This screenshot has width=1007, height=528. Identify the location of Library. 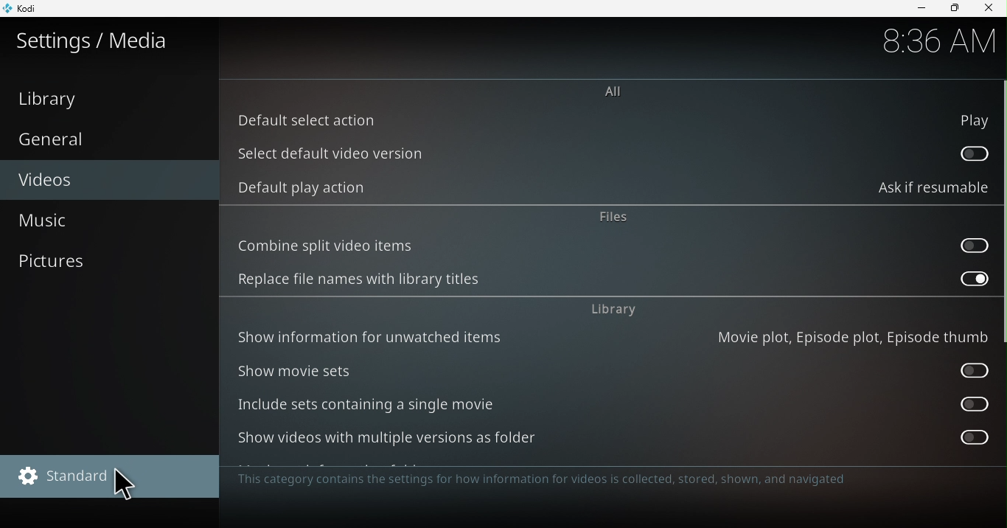
(610, 308).